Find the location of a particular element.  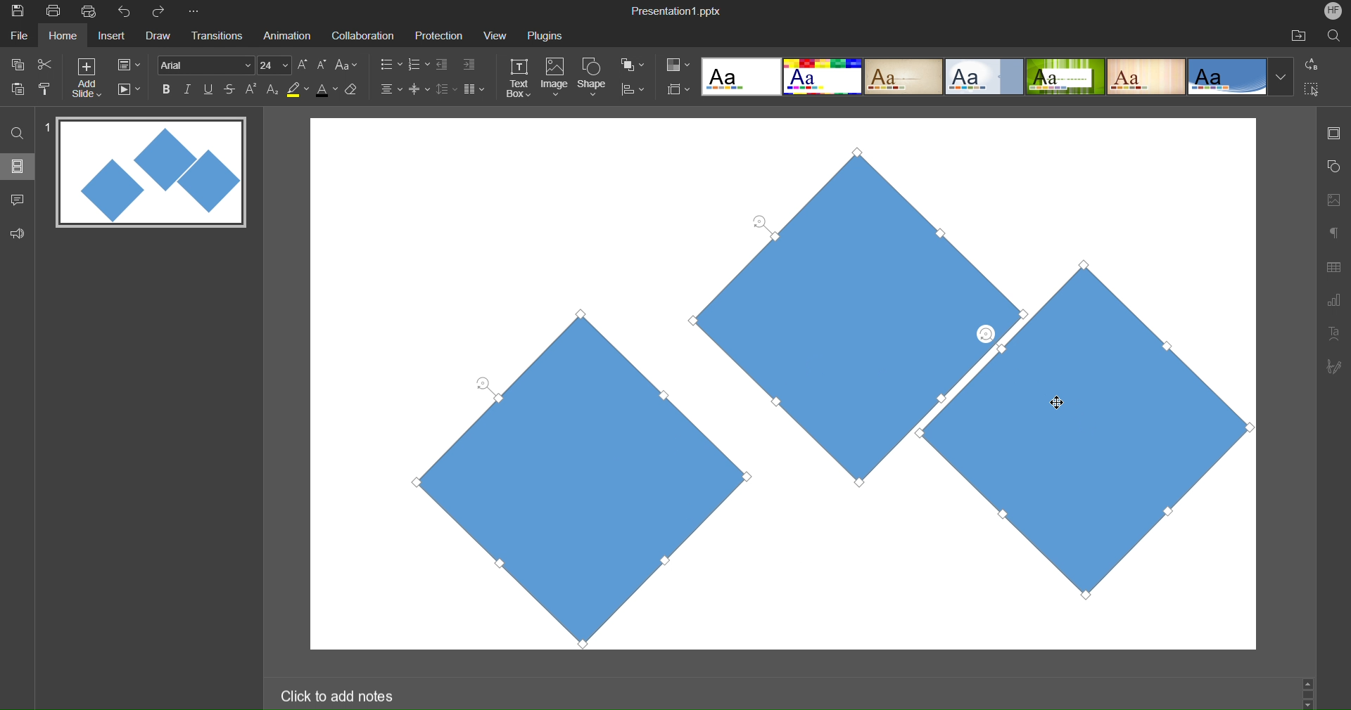

Align is located at coordinates (633, 90).